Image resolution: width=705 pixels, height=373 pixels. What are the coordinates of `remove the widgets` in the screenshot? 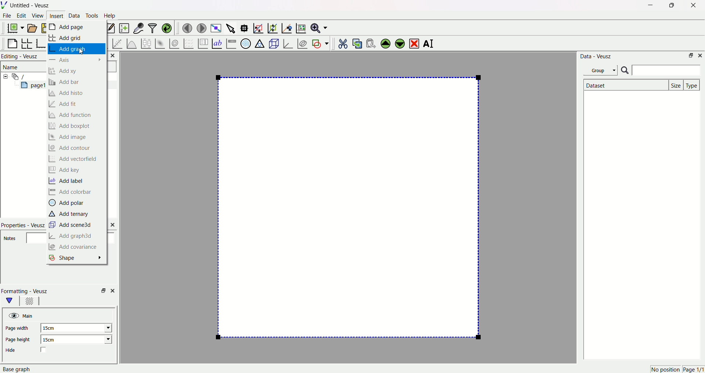 It's located at (414, 43).